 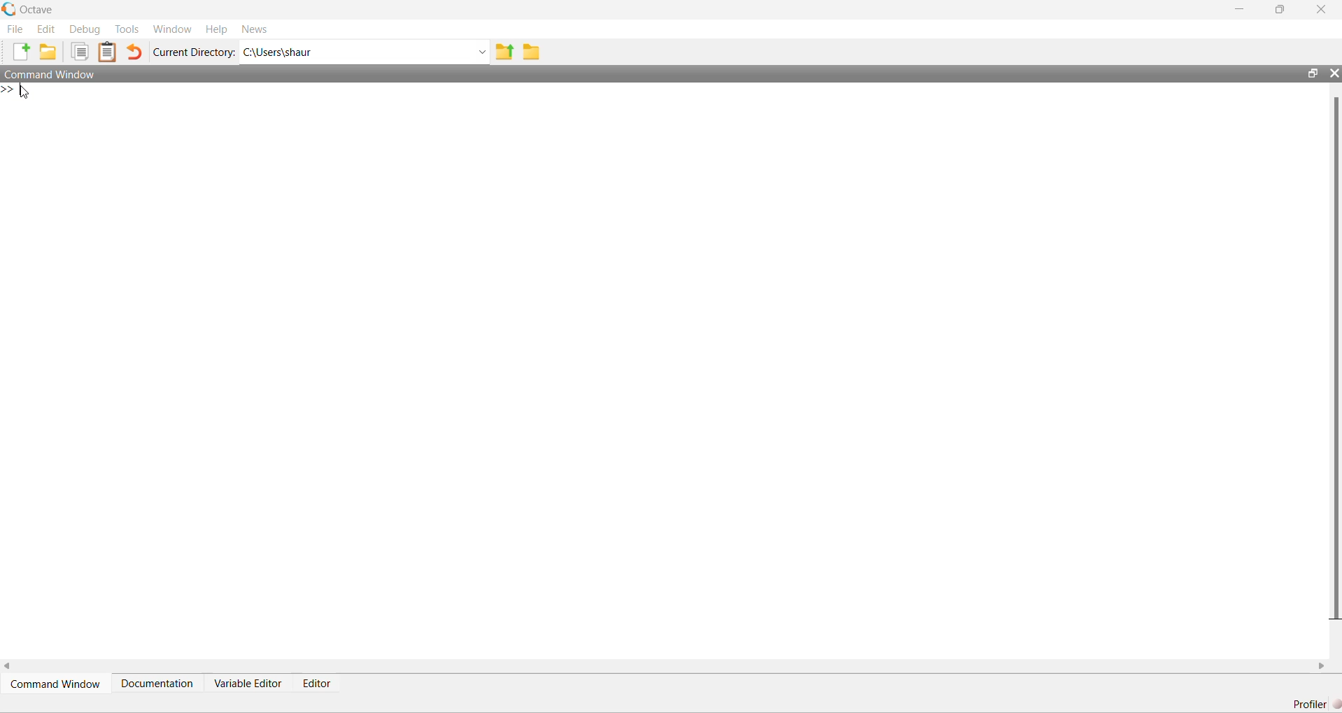 What do you see at coordinates (1335, 357) in the screenshot?
I see `scroll bar` at bounding box center [1335, 357].